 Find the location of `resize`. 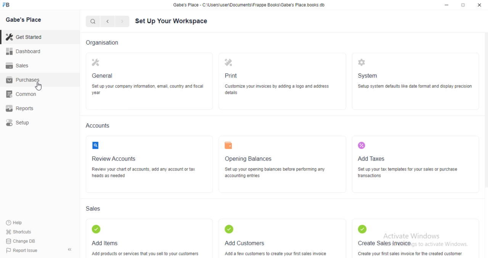

resize is located at coordinates (462, 5).